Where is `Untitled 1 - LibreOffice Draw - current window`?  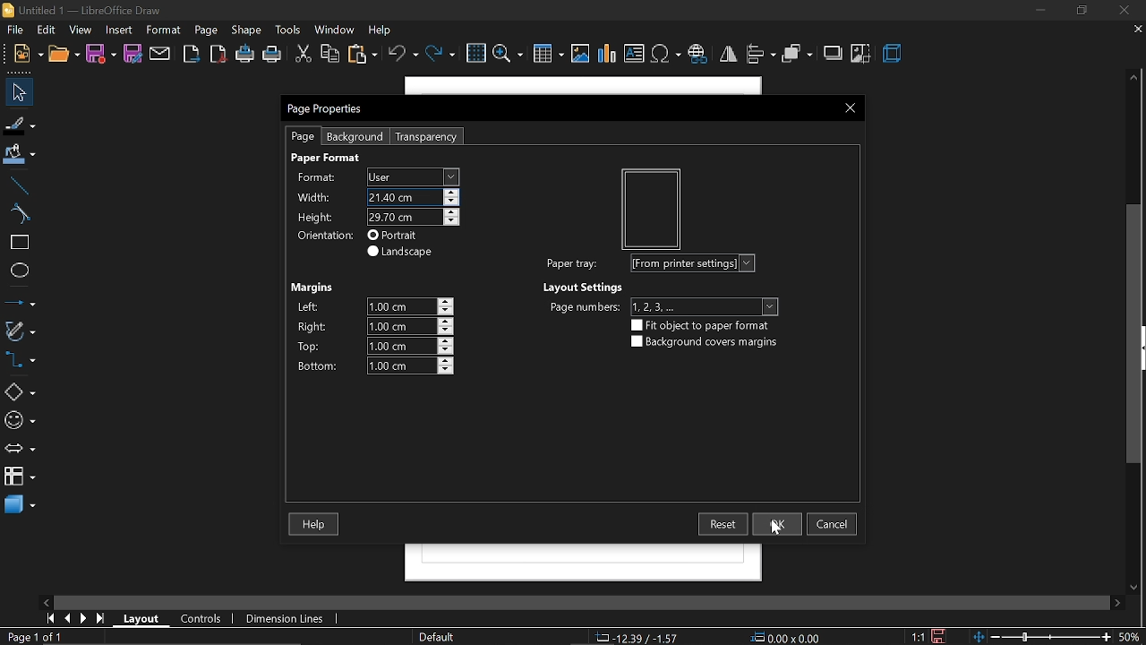
Untitled 1 - LibreOffice Draw - current window is located at coordinates (81, 12).